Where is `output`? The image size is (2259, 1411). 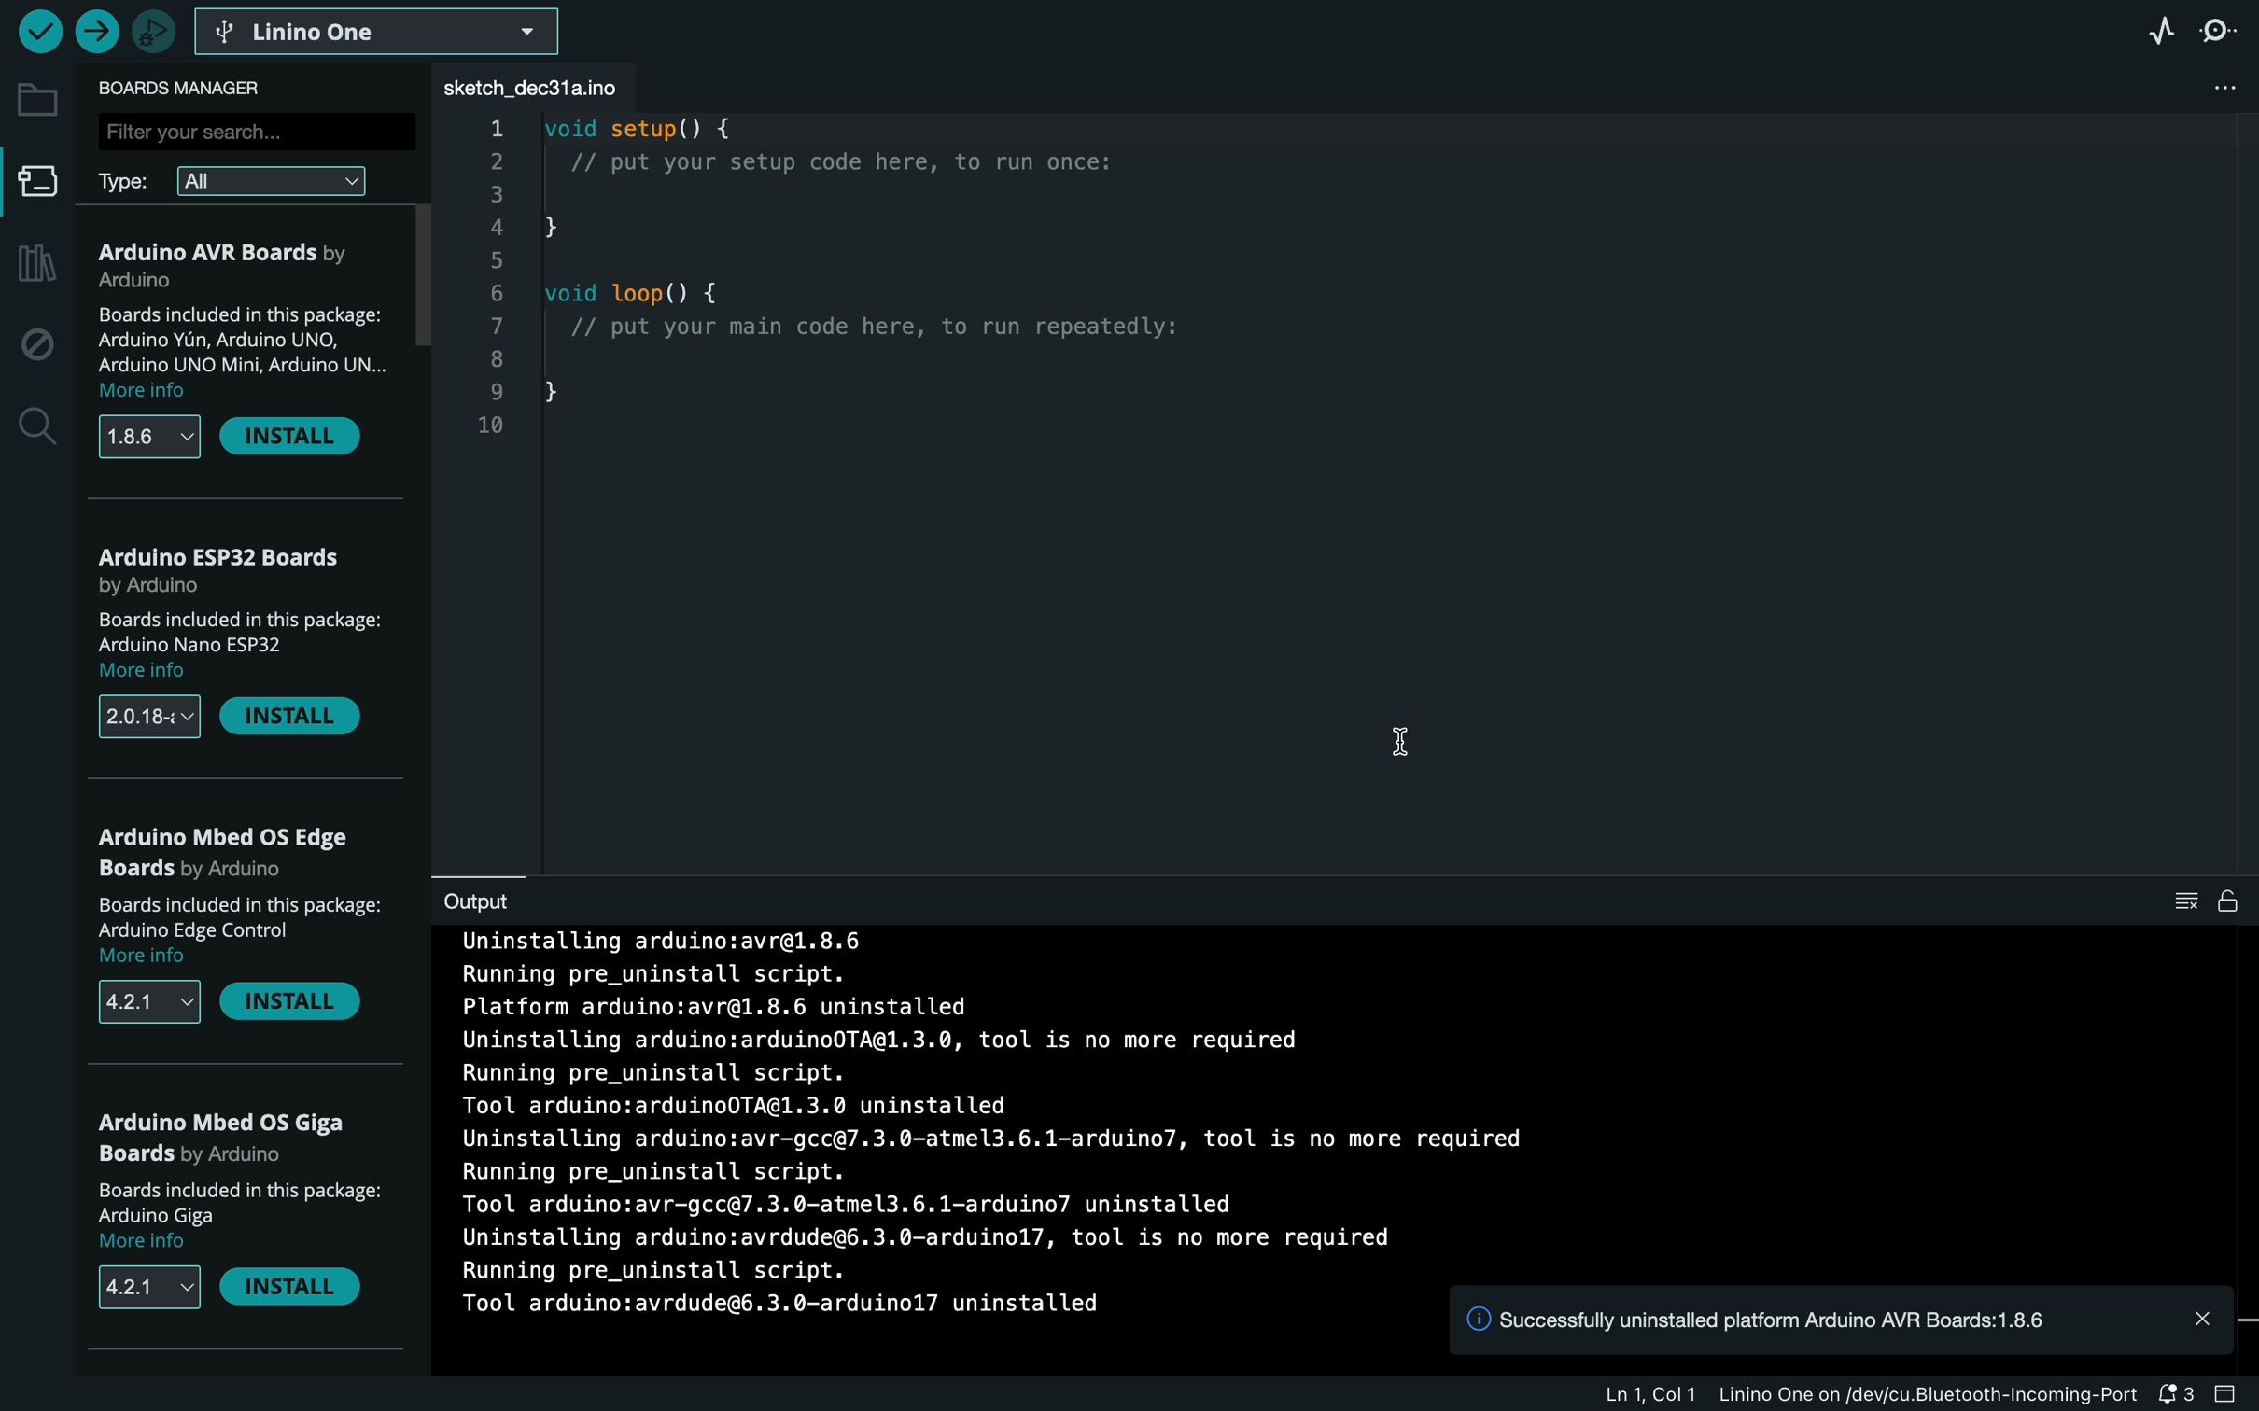
output is located at coordinates (500, 896).